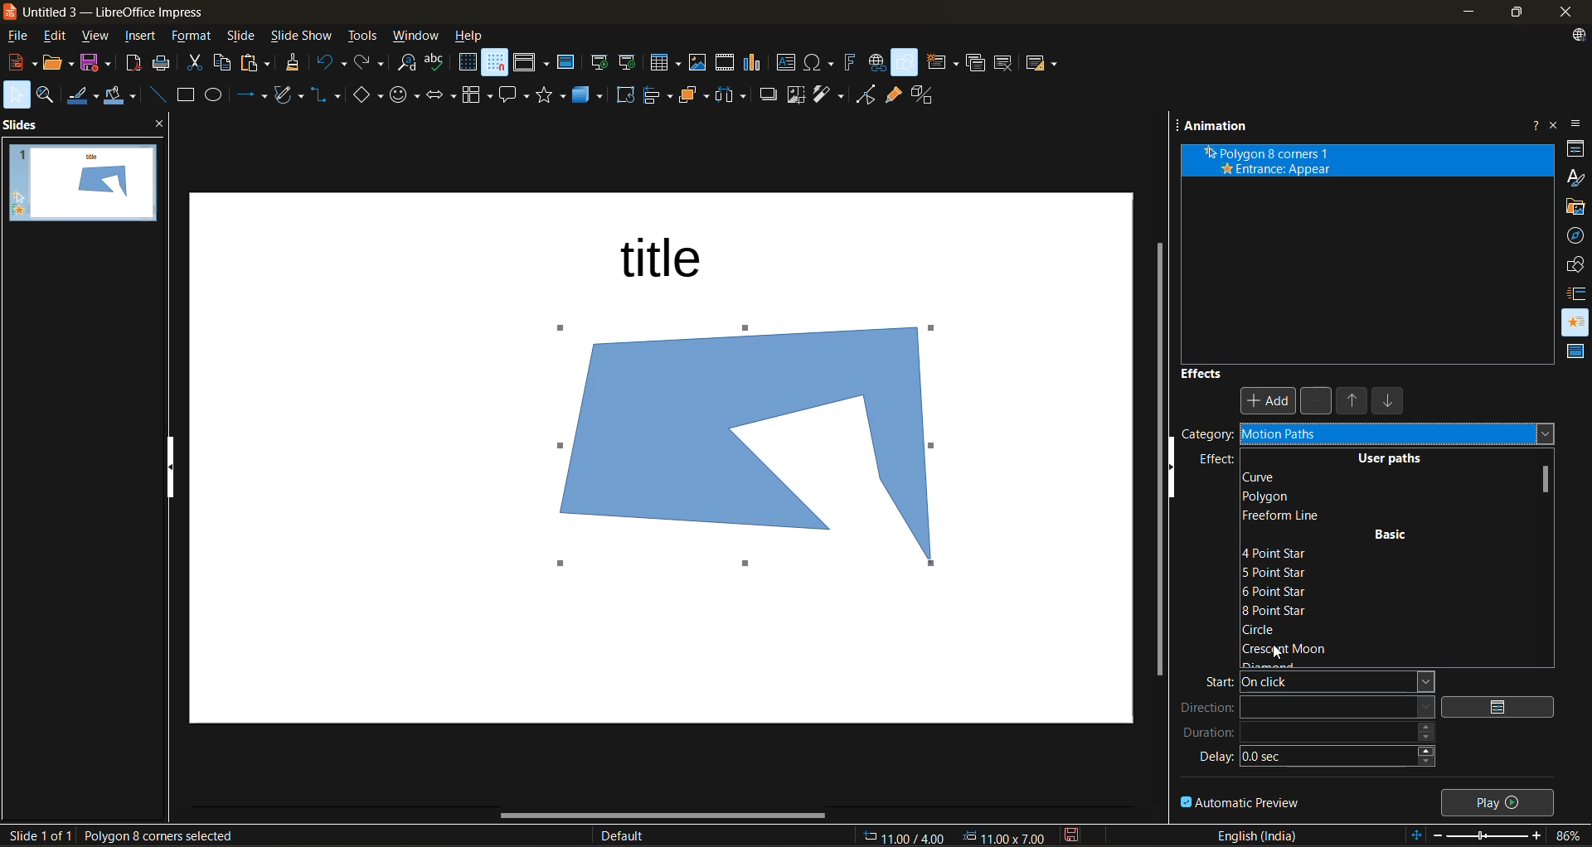 This screenshot has width=1592, height=847. I want to click on insert audio or video, so click(726, 63).